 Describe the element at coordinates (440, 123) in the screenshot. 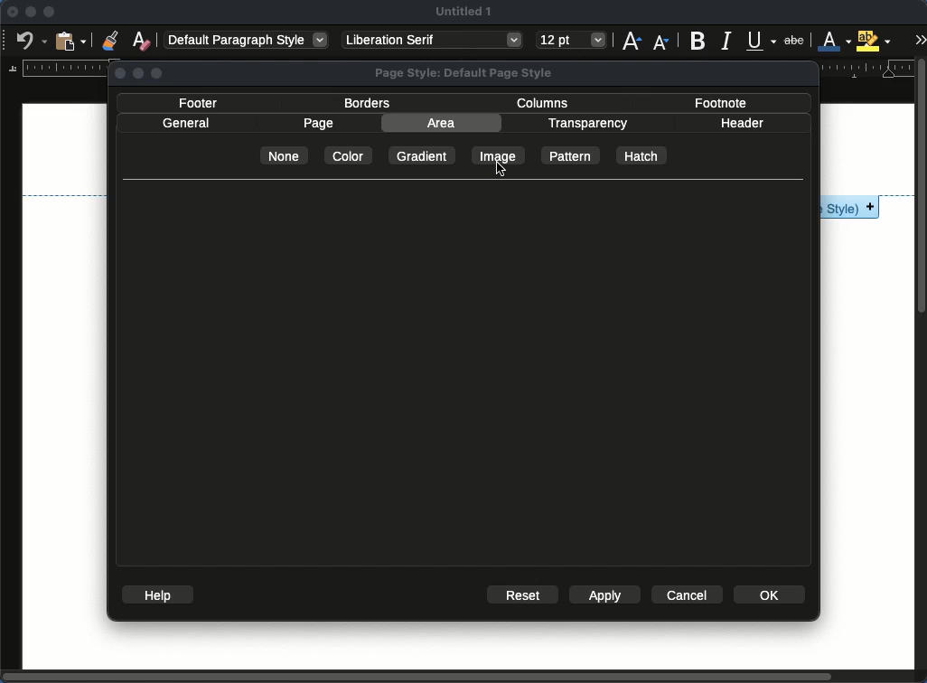

I see `area` at that location.